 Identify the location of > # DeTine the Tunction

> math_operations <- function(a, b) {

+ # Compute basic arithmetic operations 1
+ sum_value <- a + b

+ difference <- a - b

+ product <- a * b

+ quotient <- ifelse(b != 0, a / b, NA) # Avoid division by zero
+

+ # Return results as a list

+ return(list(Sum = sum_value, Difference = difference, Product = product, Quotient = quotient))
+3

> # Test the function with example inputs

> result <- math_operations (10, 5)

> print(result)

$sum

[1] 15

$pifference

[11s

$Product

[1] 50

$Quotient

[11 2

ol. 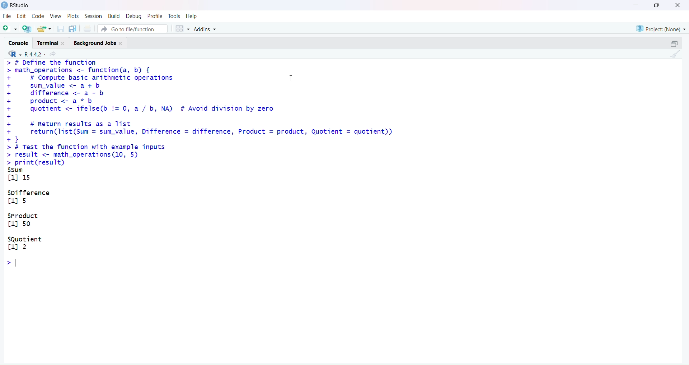
(212, 163).